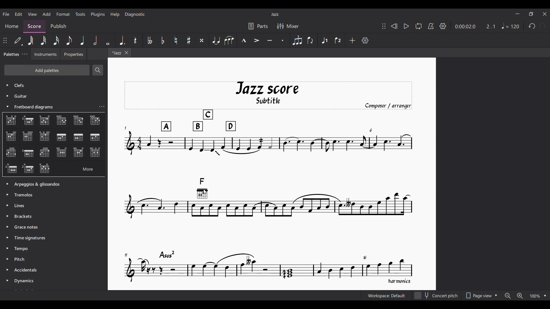  I want to click on Freetboard, so click(37, 107).